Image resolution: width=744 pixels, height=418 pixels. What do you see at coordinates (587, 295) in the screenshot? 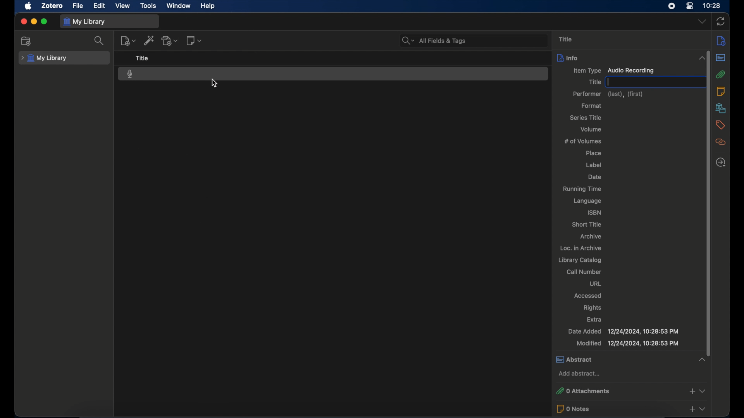
I see `accessed` at bounding box center [587, 295].